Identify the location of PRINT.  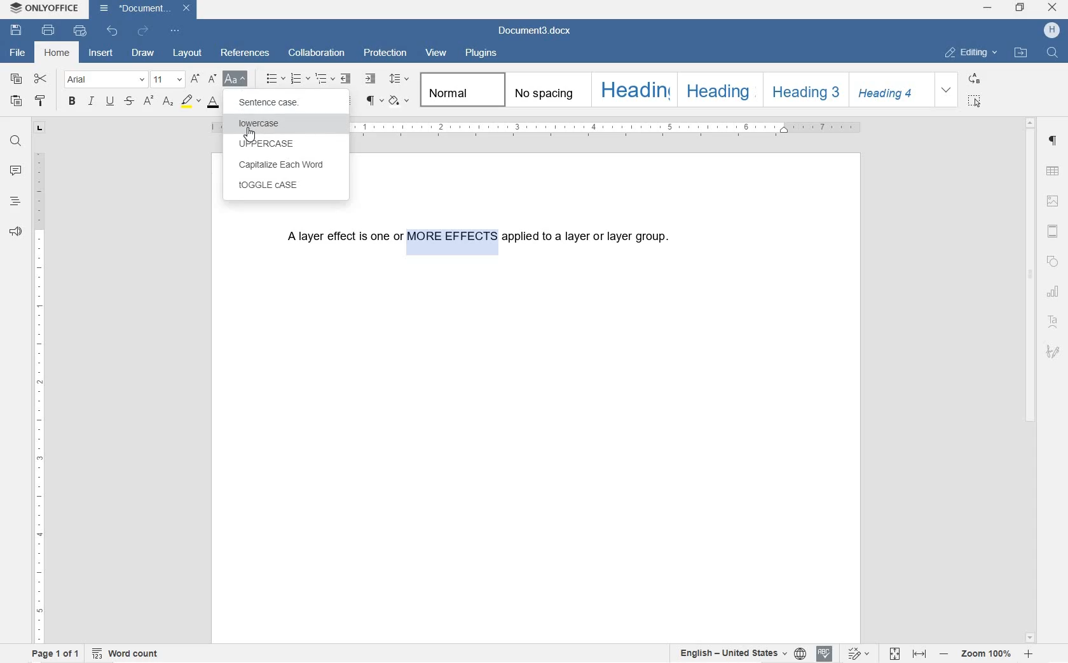
(47, 30).